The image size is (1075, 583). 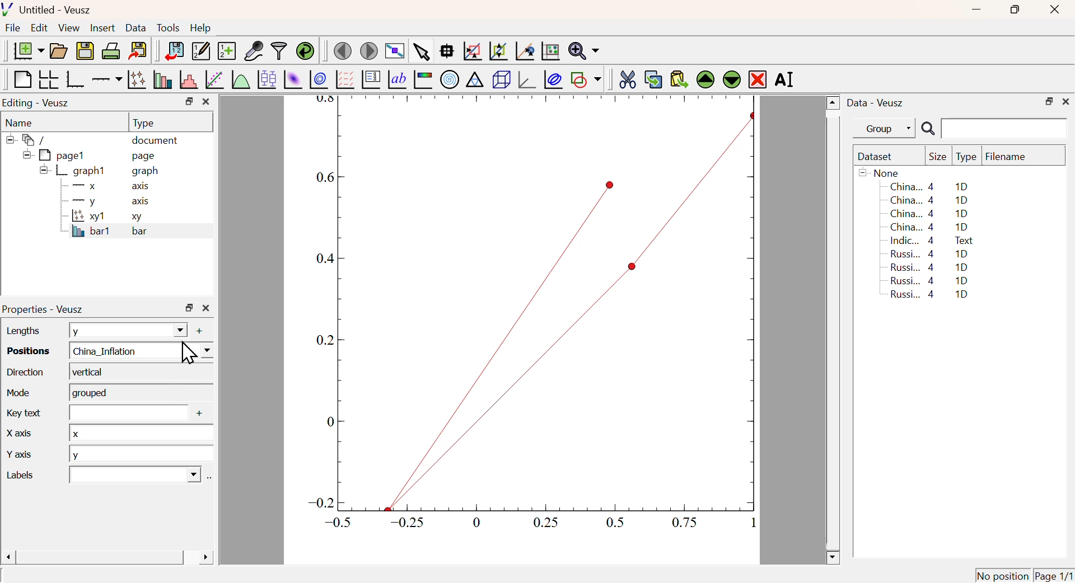 What do you see at coordinates (74, 170) in the screenshot?
I see `graph1` at bounding box center [74, 170].